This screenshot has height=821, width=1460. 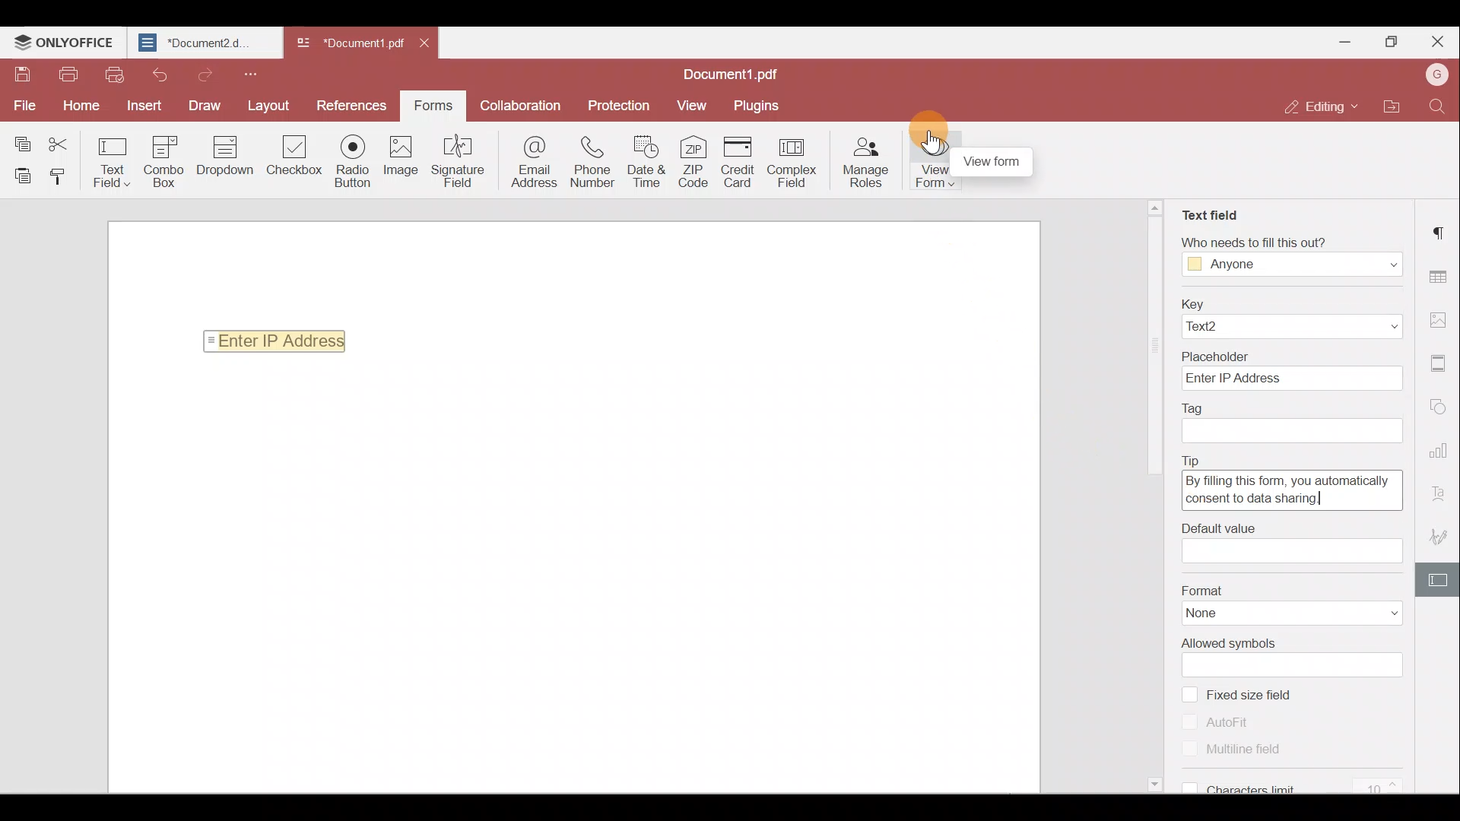 What do you see at coordinates (428, 46) in the screenshot?
I see `Close document` at bounding box center [428, 46].